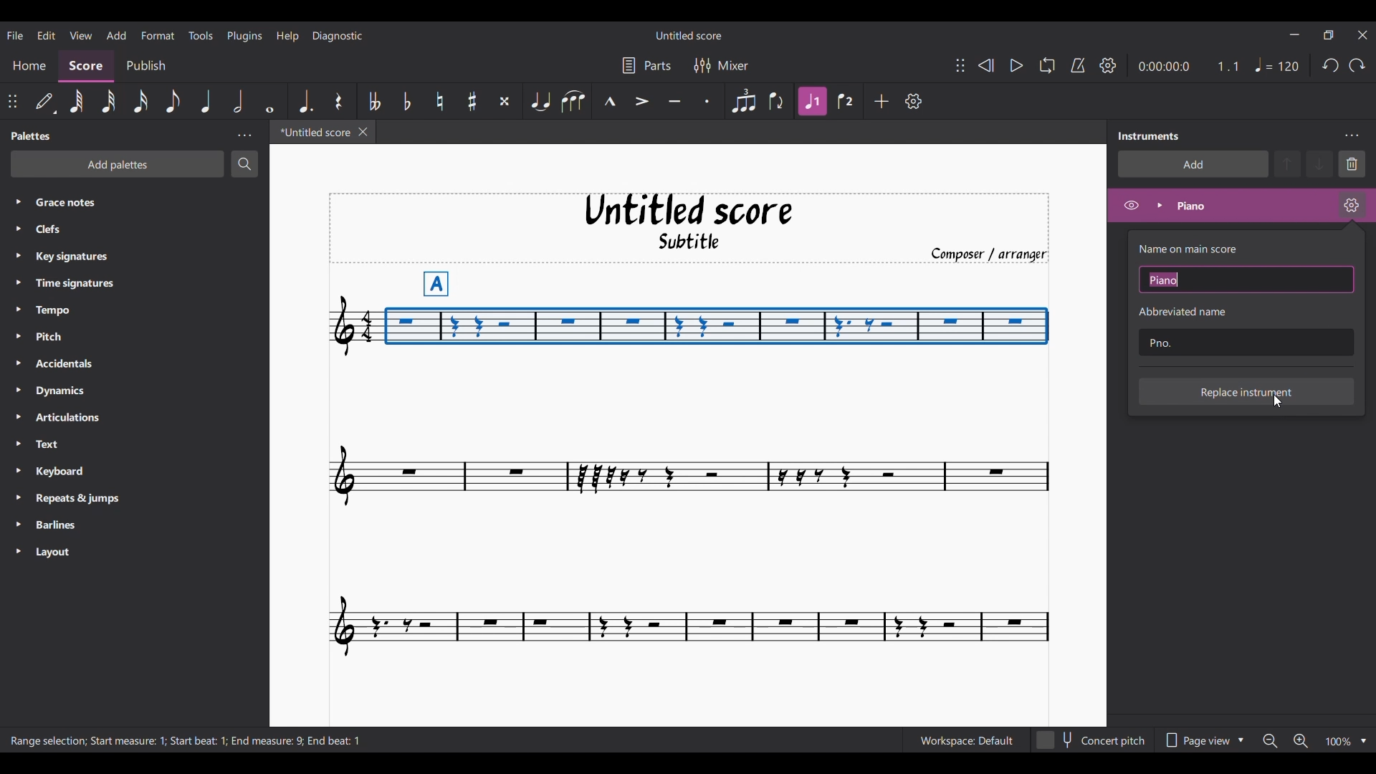  Describe the element at coordinates (1330, 65) in the screenshot. I see `Undo` at that location.